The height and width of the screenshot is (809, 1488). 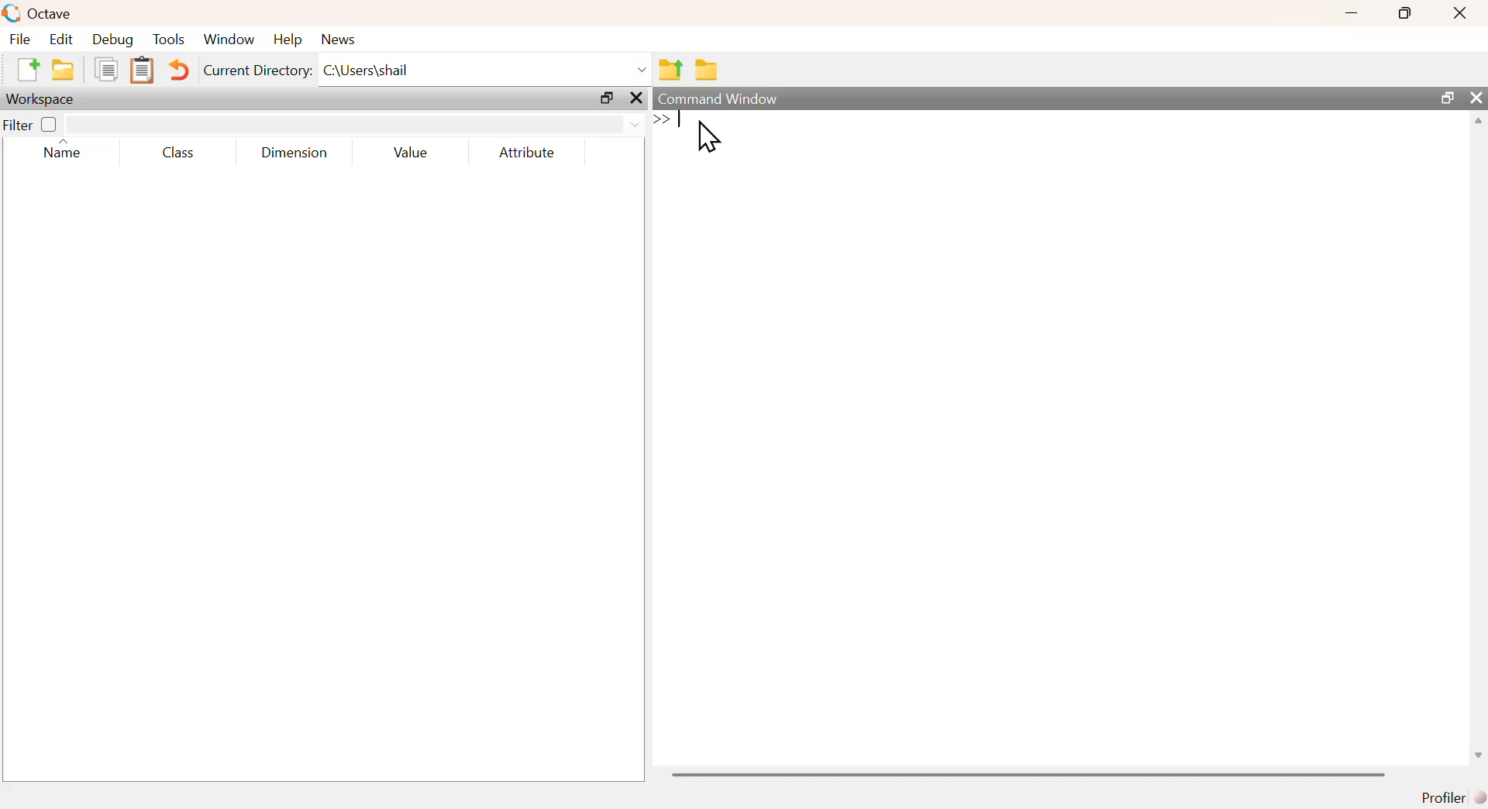 What do you see at coordinates (26, 68) in the screenshot?
I see `new script` at bounding box center [26, 68].